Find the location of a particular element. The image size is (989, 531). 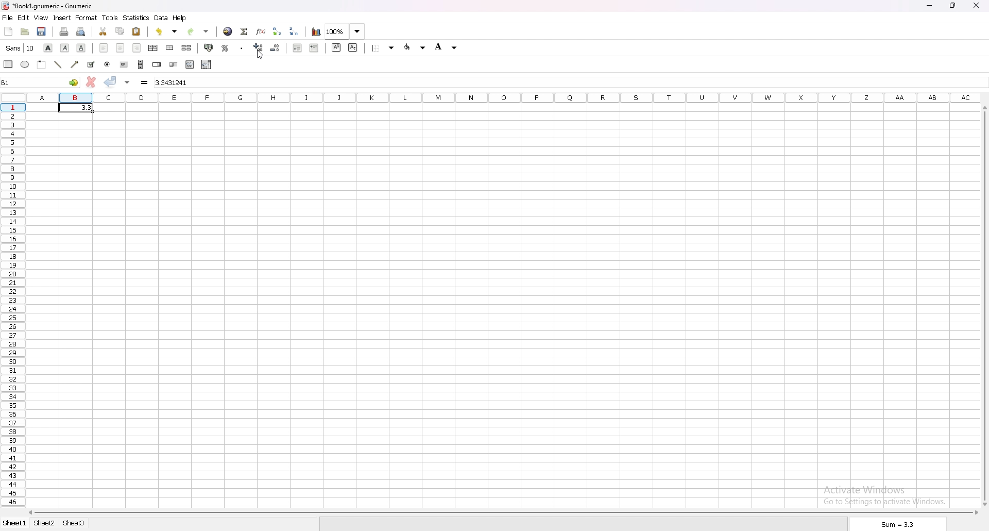

view is located at coordinates (41, 18).